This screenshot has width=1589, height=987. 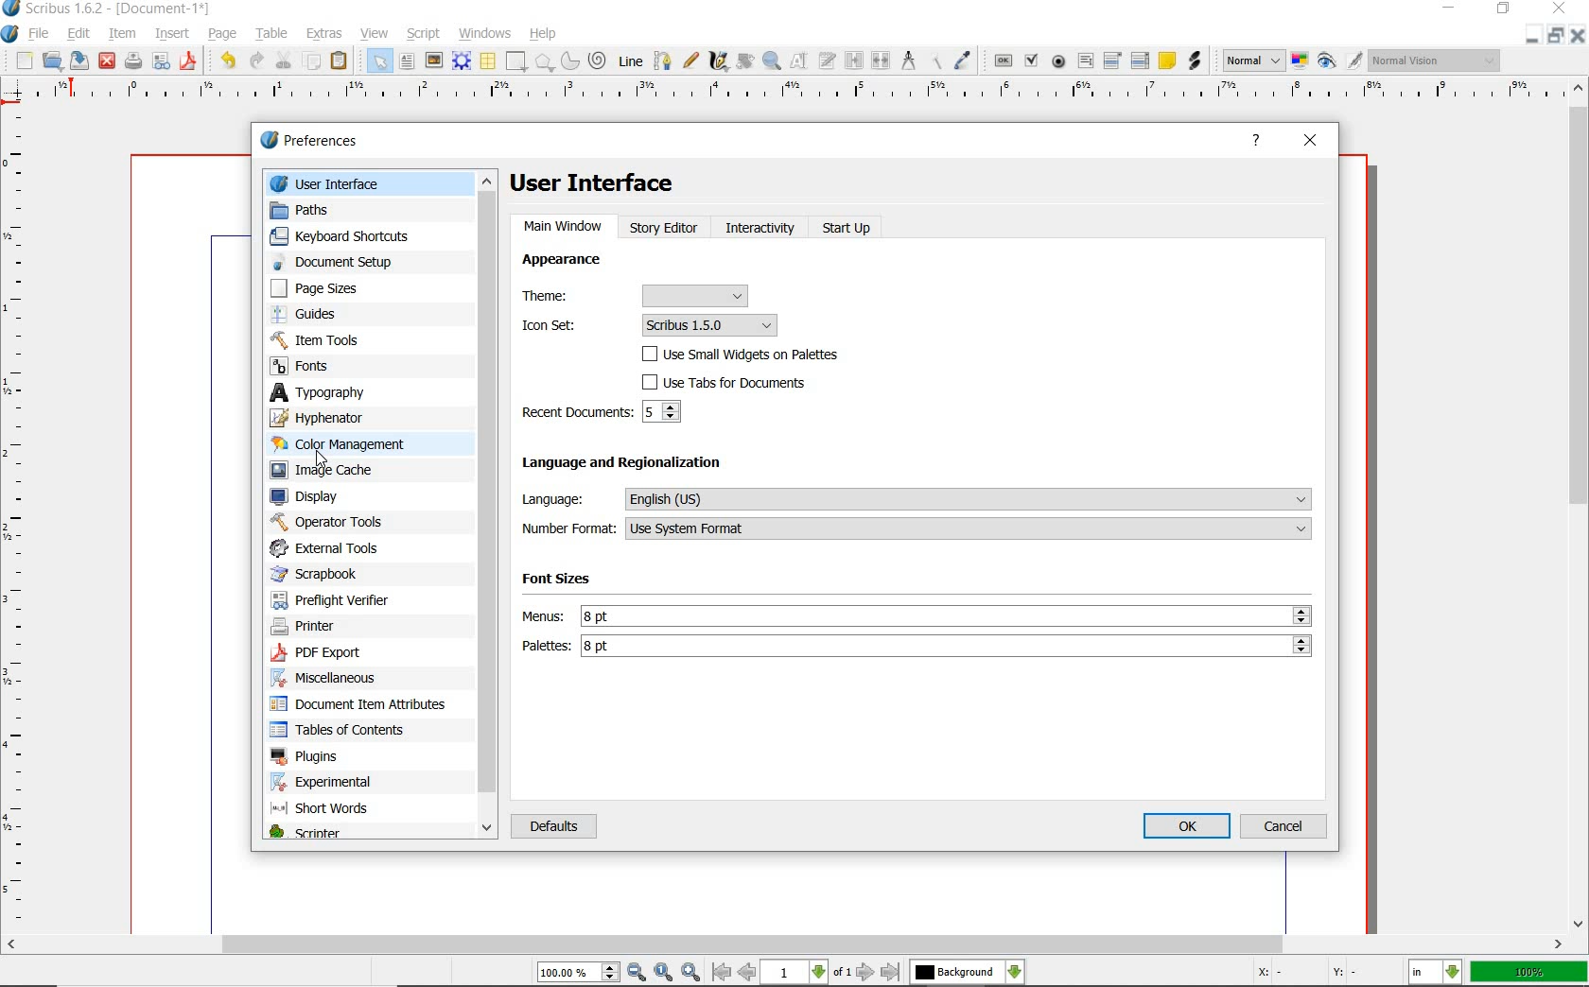 I want to click on paste, so click(x=342, y=62).